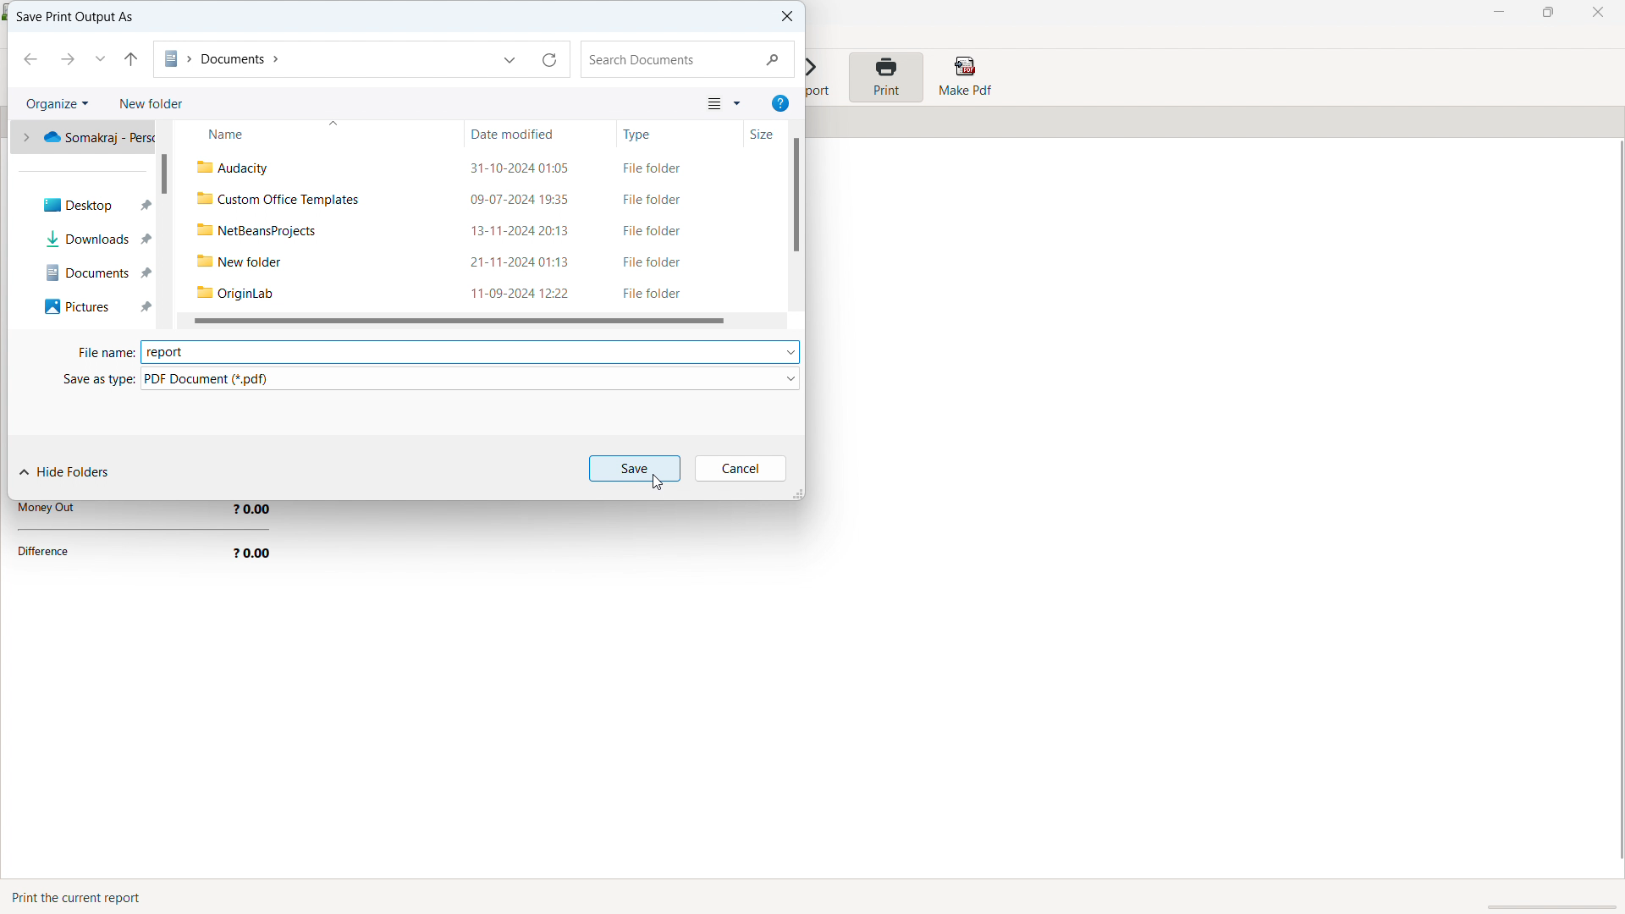 This screenshot has height=914, width=1625. Describe the element at coordinates (317, 134) in the screenshot. I see `sort by name` at that location.